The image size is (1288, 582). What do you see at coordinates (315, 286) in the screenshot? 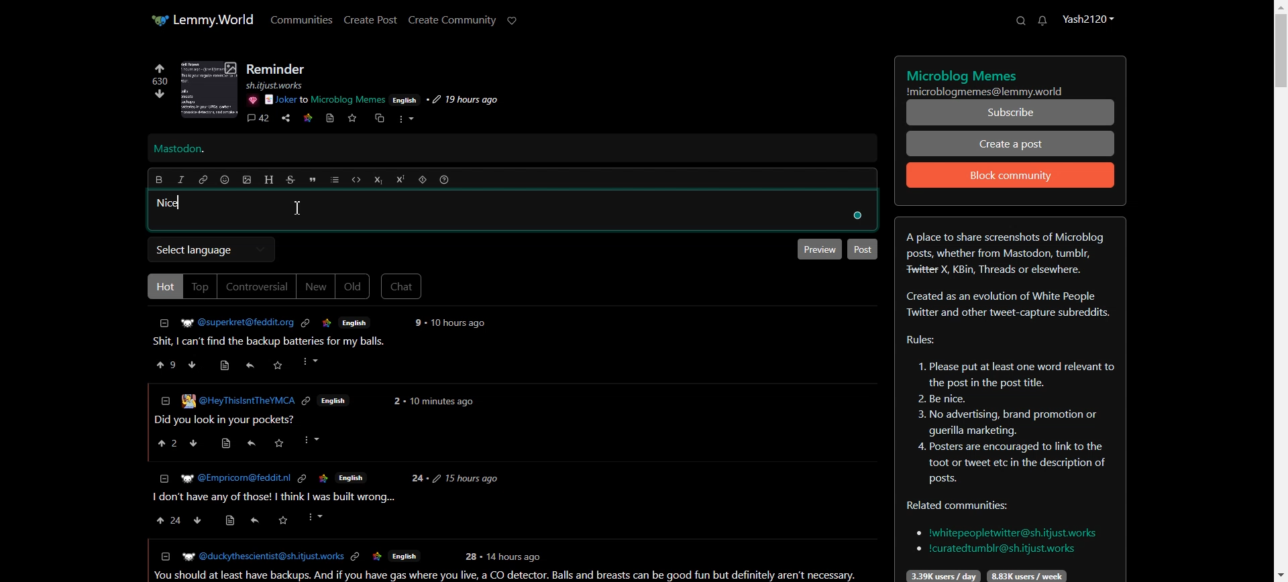
I see `New` at bounding box center [315, 286].